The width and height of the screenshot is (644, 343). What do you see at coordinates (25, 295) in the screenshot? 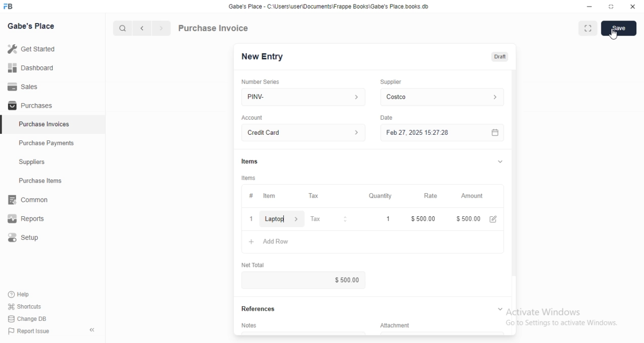
I see `Help` at bounding box center [25, 295].